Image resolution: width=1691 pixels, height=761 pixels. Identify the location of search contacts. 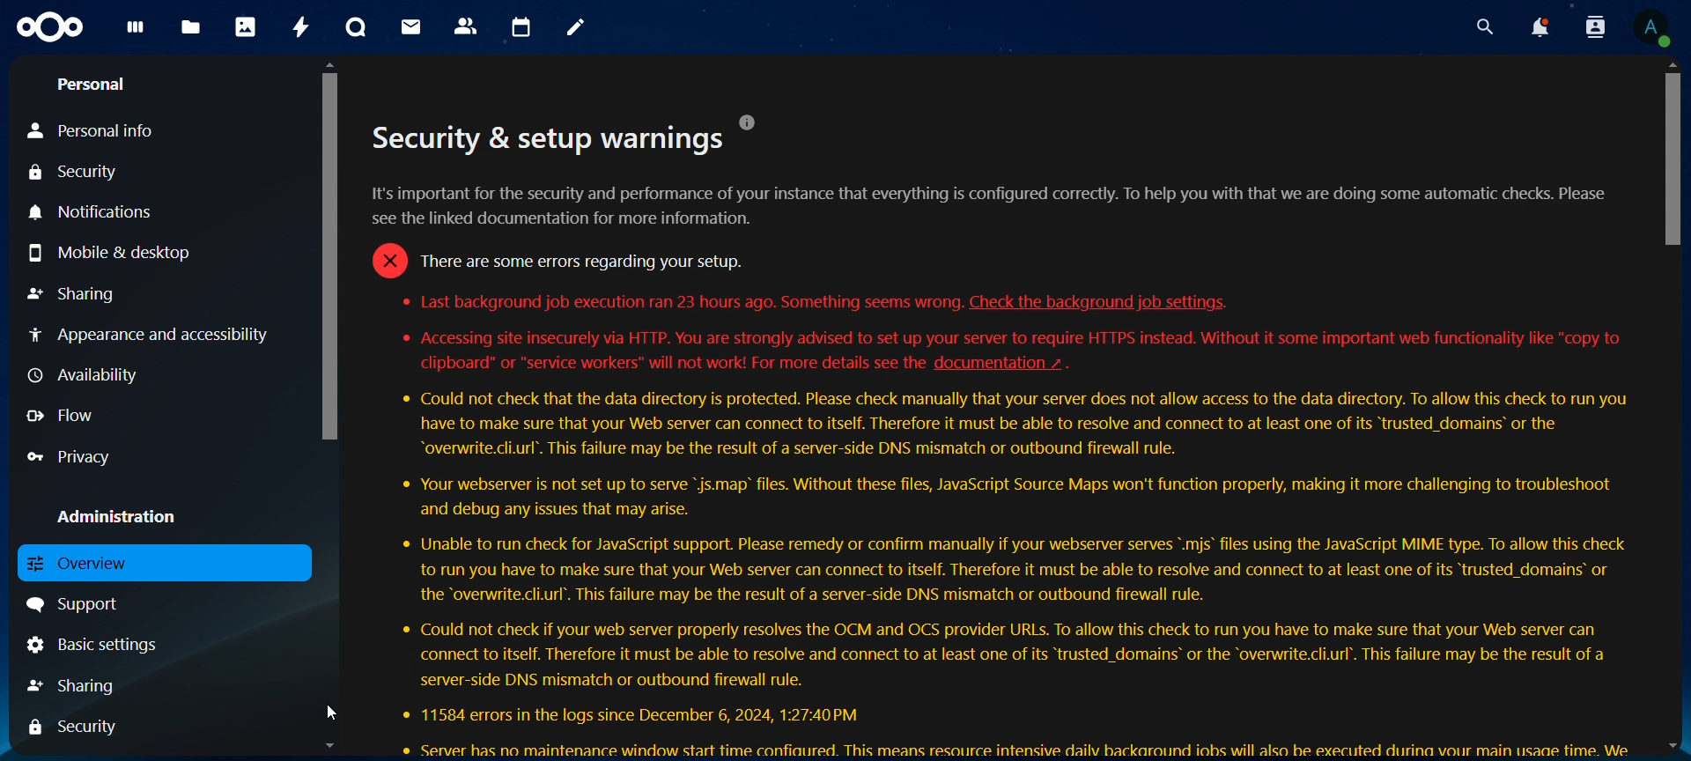
(1596, 28).